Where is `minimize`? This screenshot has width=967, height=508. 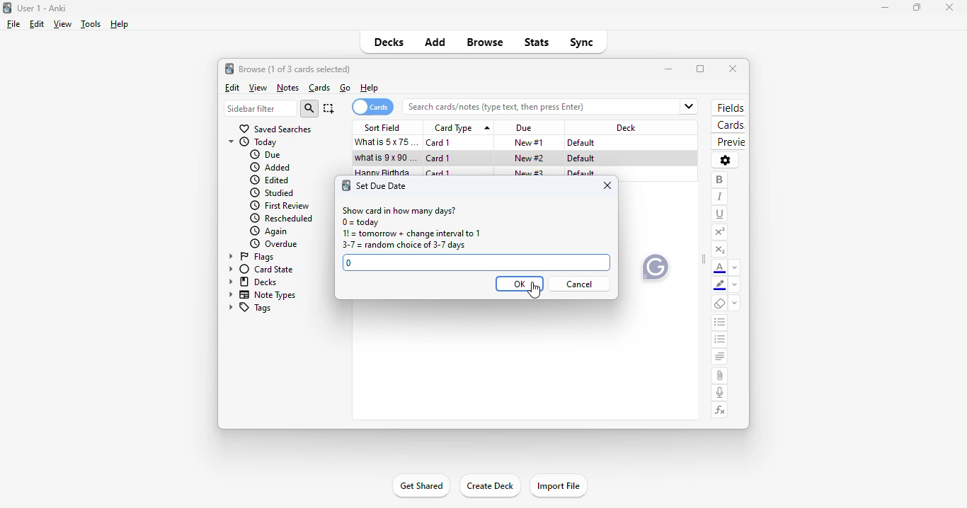 minimize is located at coordinates (670, 69).